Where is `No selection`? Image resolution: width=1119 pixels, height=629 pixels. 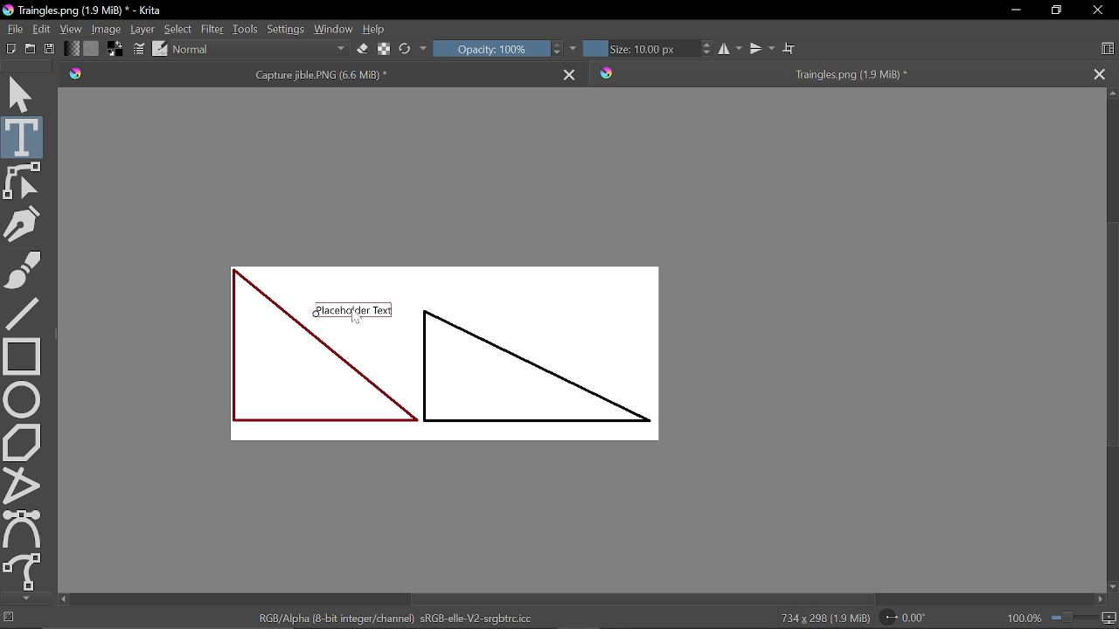
No selection is located at coordinates (10, 619).